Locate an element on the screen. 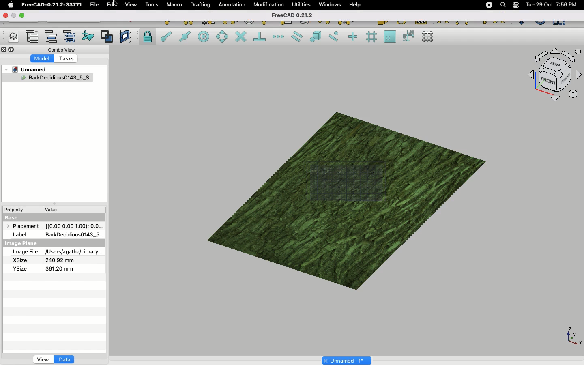 This screenshot has width=584, height=365. Object selected is located at coordinates (342, 194).